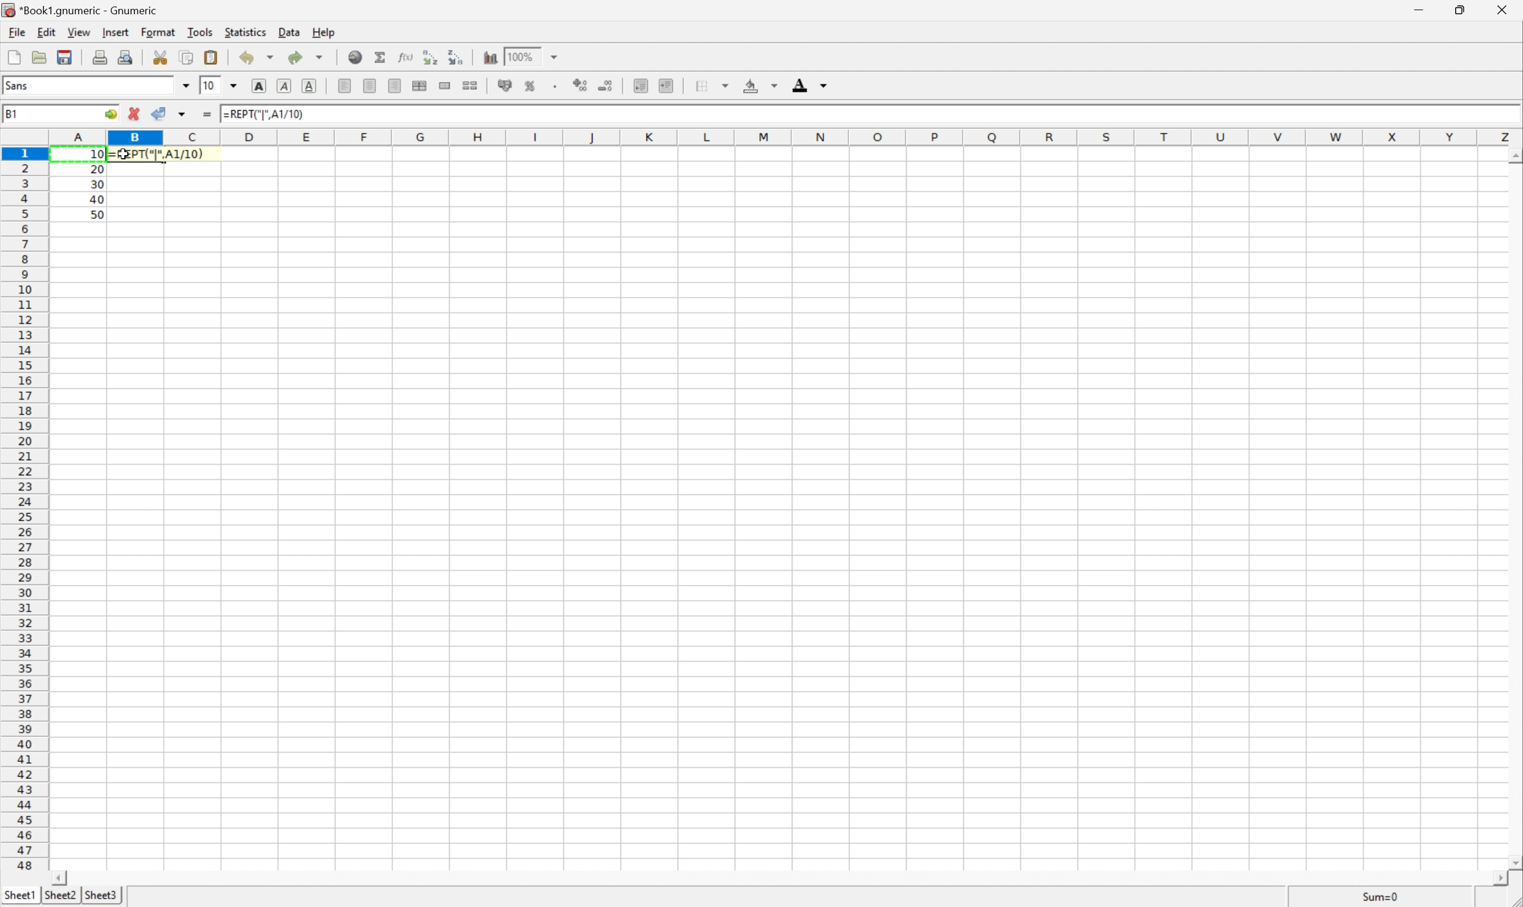 The height and width of the screenshot is (907, 1523). Describe the element at coordinates (395, 86) in the screenshot. I see `Align Right` at that location.